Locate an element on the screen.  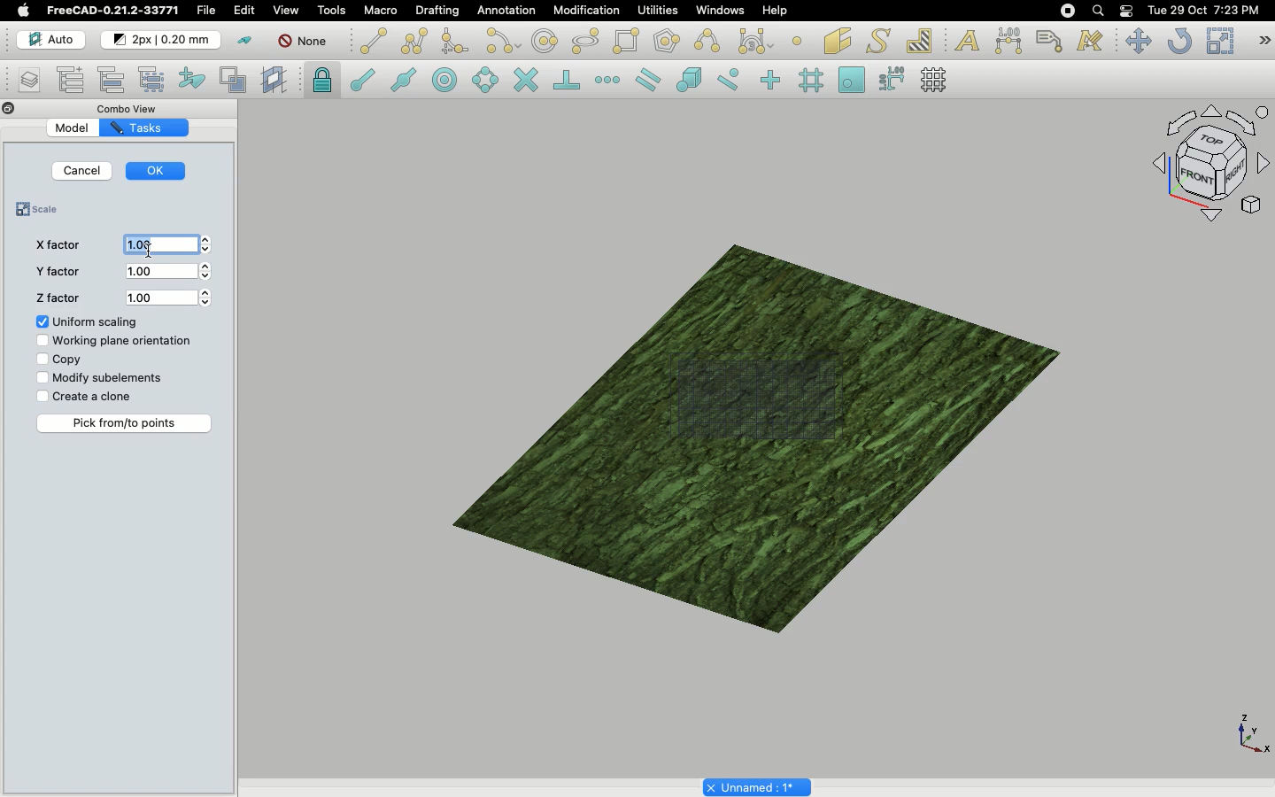
Circle is located at coordinates (545, 41).